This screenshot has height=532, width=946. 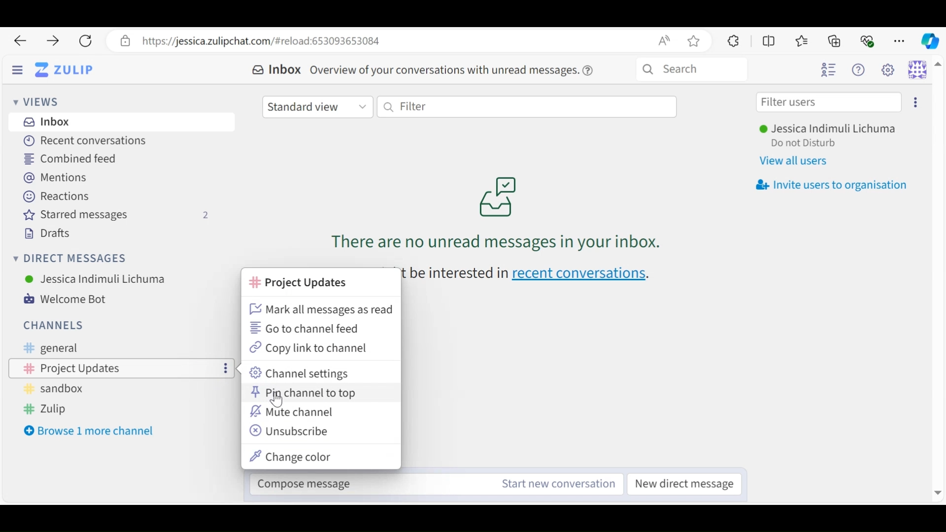 What do you see at coordinates (125, 347) in the screenshot?
I see `Channel` at bounding box center [125, 347].